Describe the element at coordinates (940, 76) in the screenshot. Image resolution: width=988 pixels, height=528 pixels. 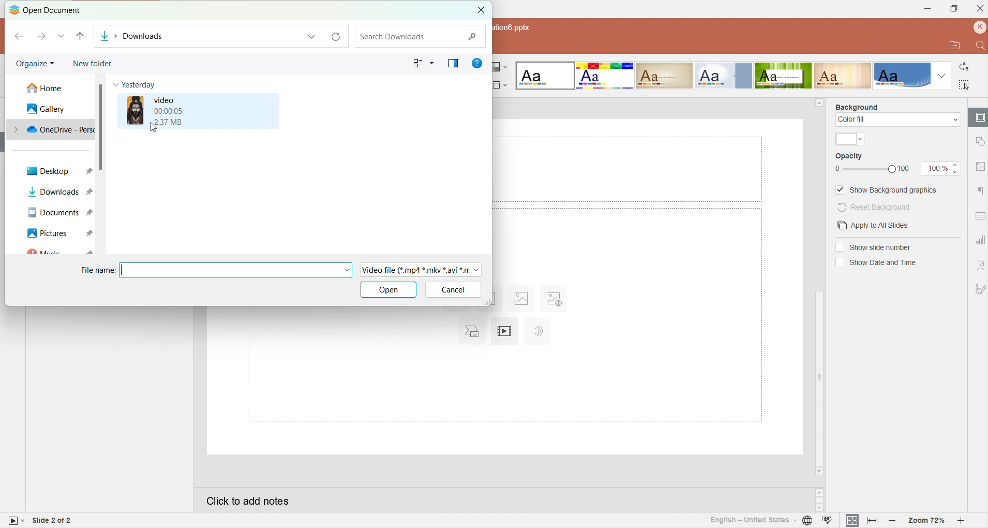
I see `Dropdown` at that location.